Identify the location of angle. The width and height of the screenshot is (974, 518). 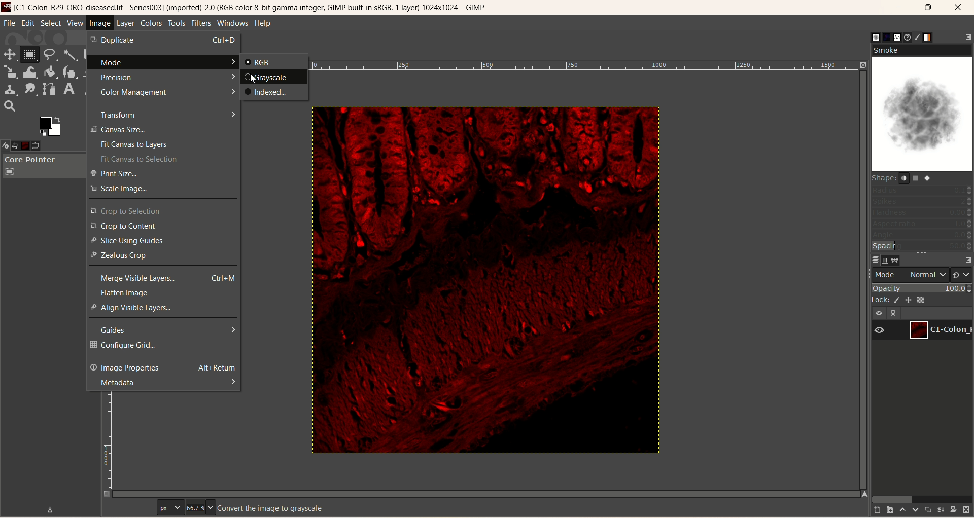
(923, 235).